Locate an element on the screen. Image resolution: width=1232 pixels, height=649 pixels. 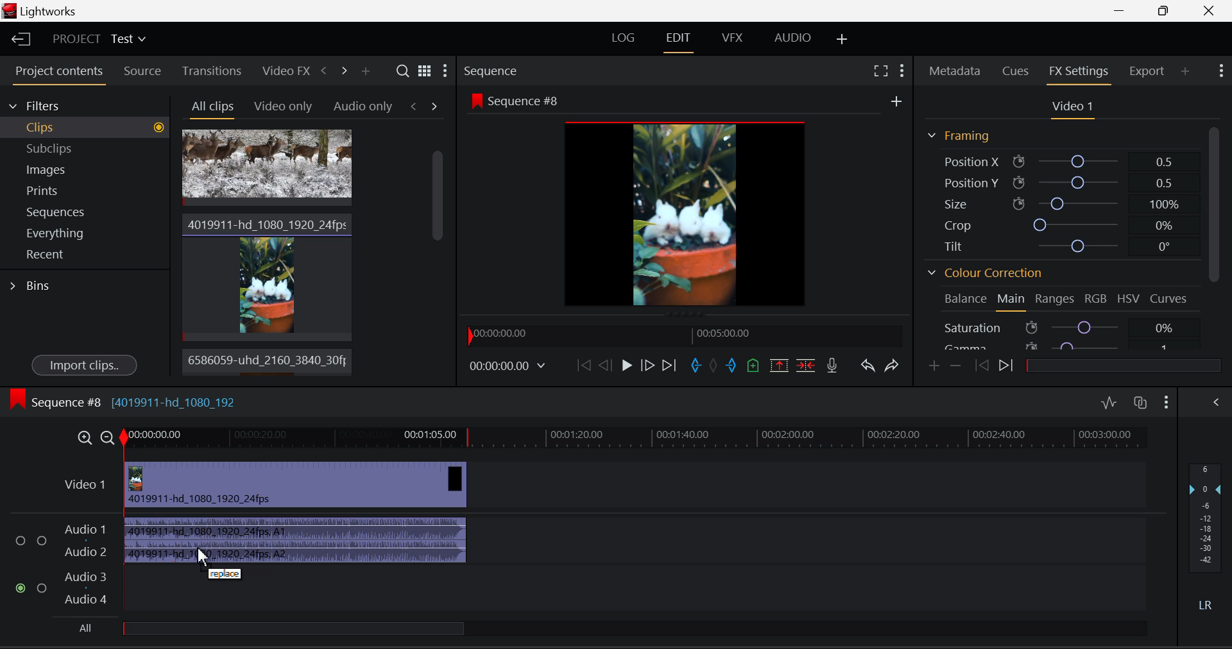
Minimize is located at coordinates (1166, 11).